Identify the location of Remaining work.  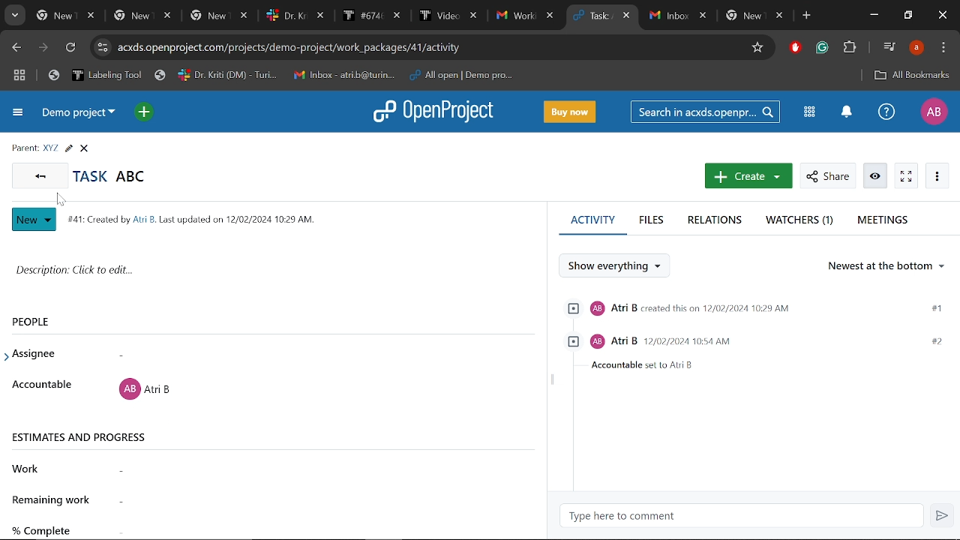
(239, 493).